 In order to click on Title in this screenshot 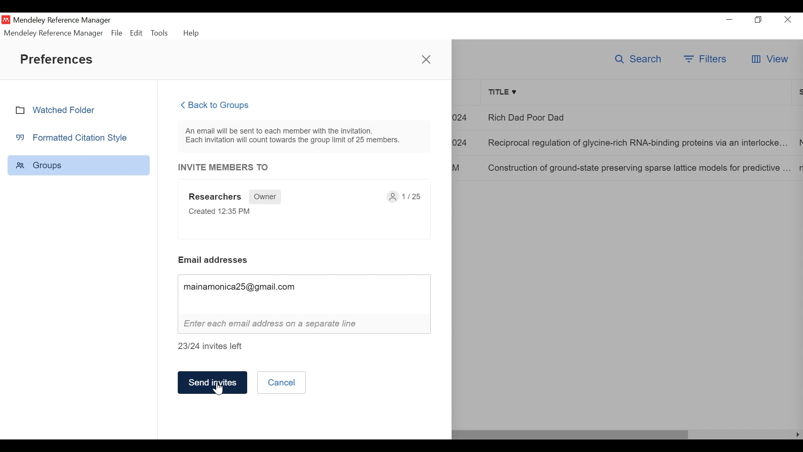, I will do `click(638, 93)`.